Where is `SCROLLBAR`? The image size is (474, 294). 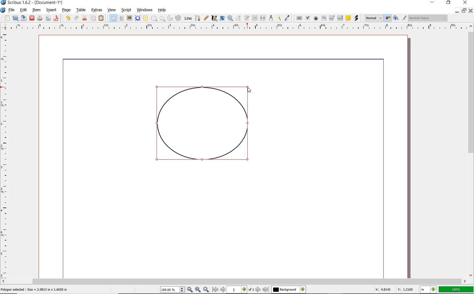 SCROLLBAR is located at coordinates (471, 150).